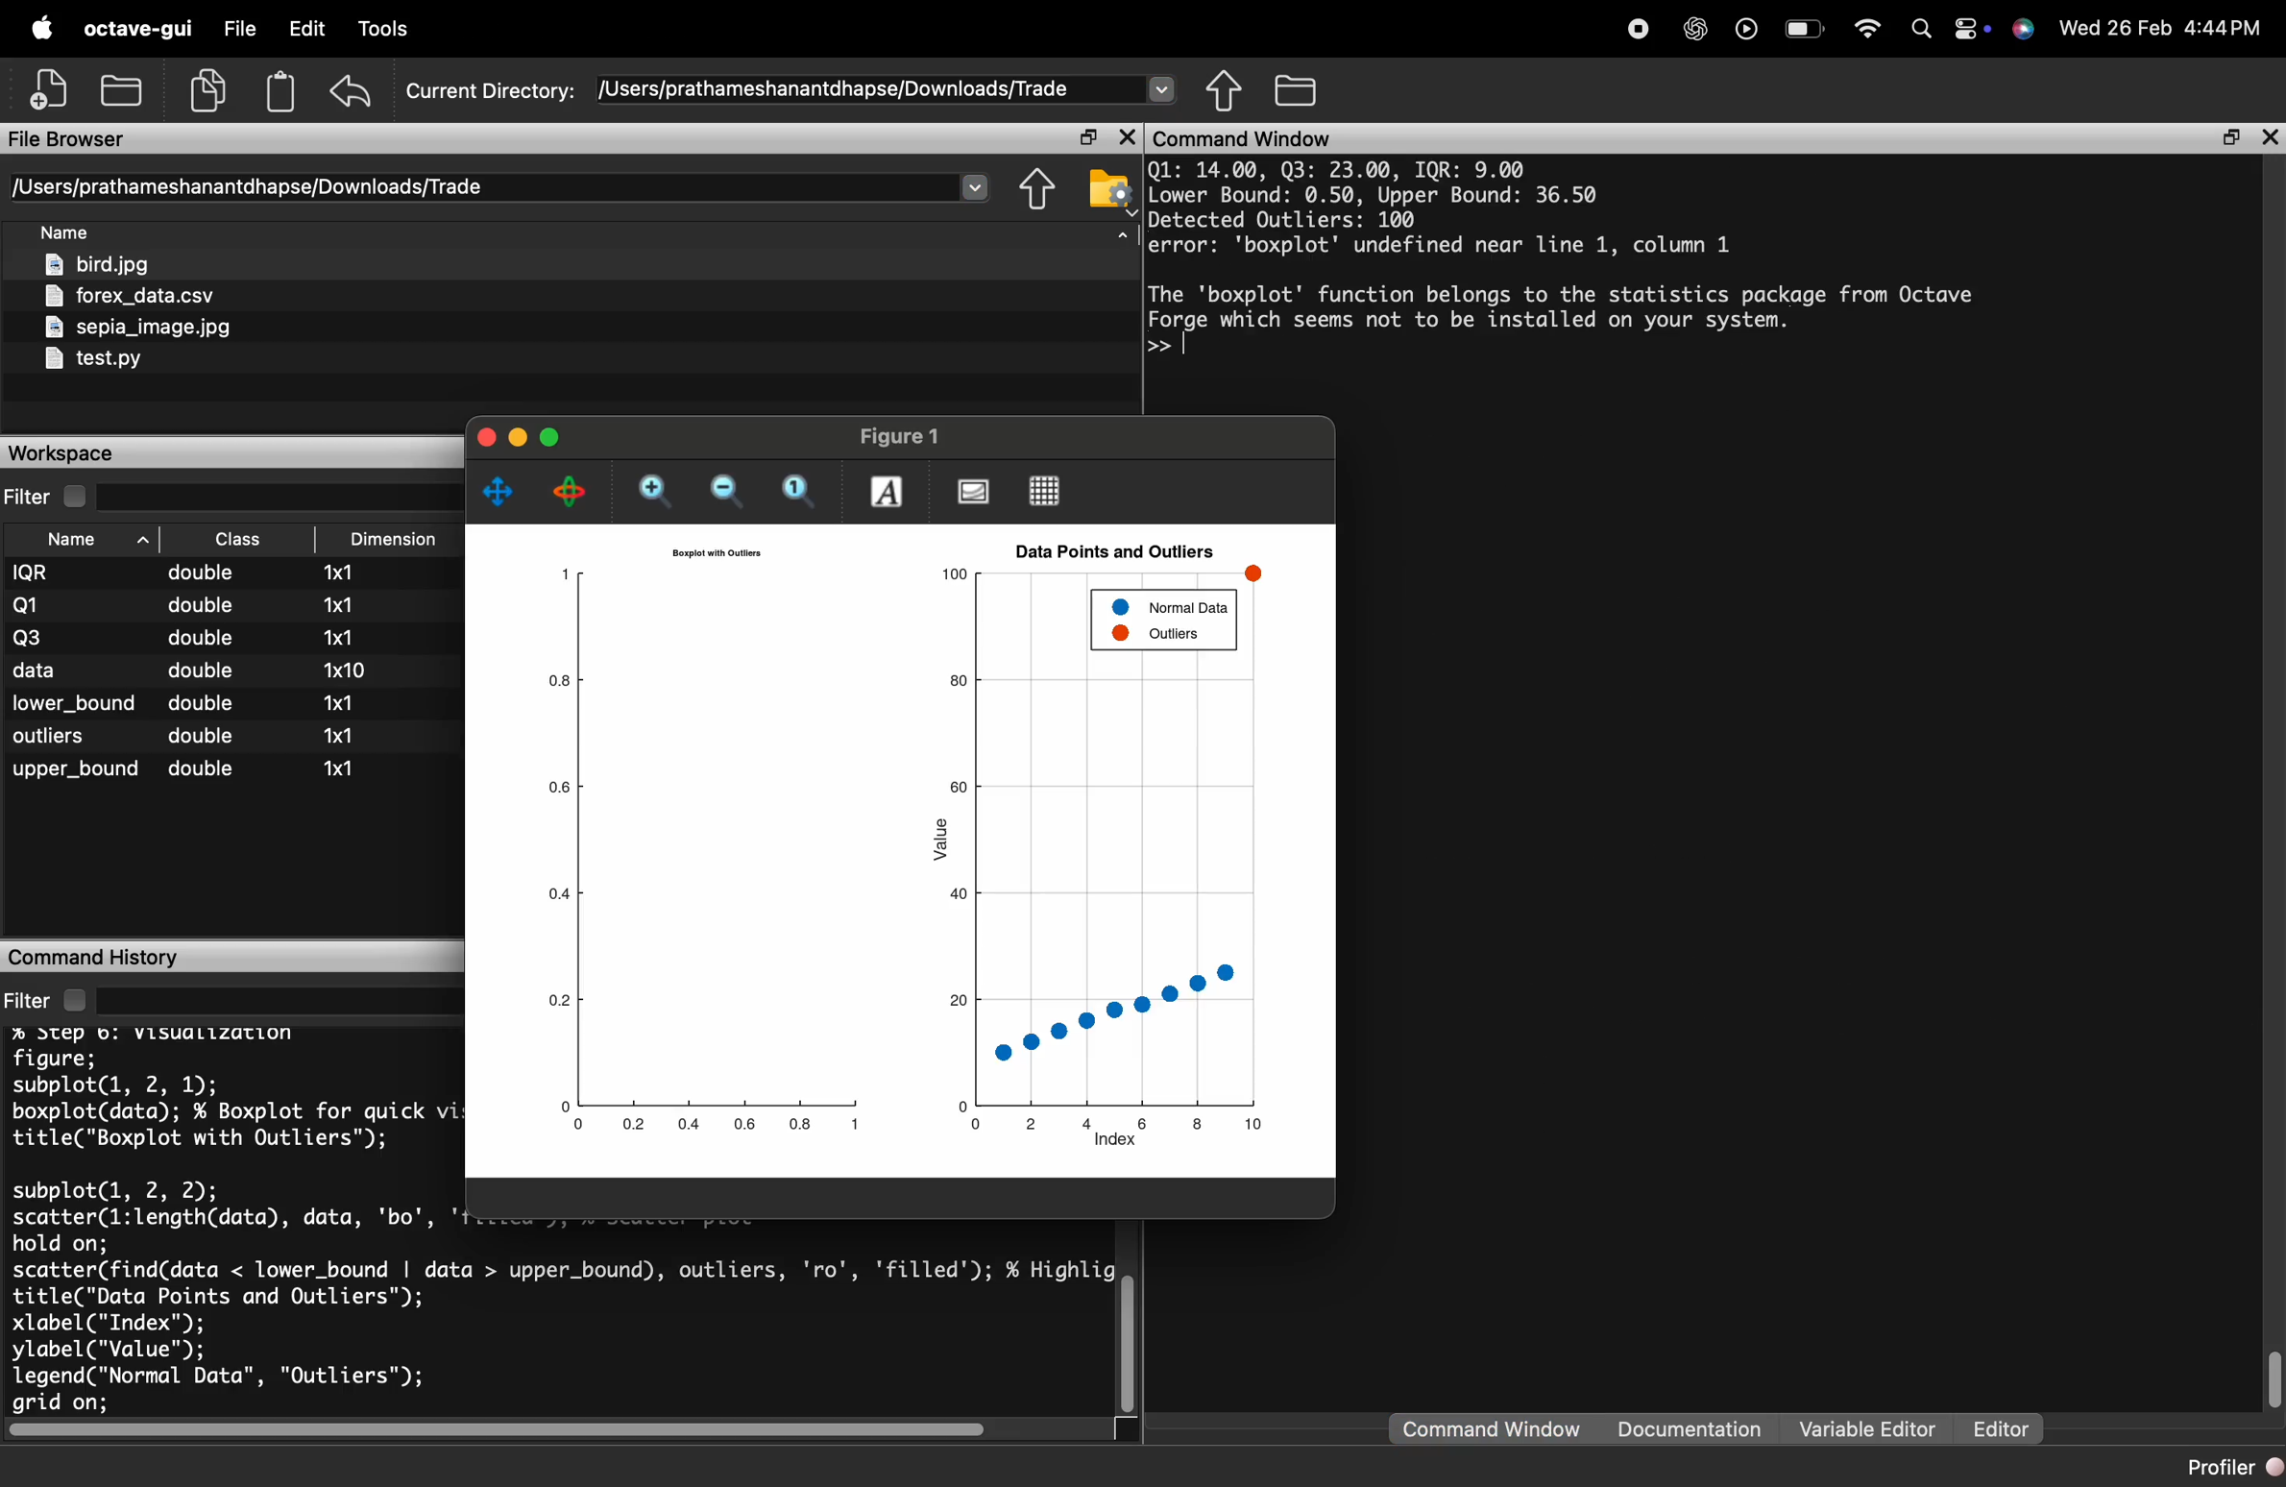  Describe the element at coordinates (242, 28) in the screenshot. I see `File` at that location.